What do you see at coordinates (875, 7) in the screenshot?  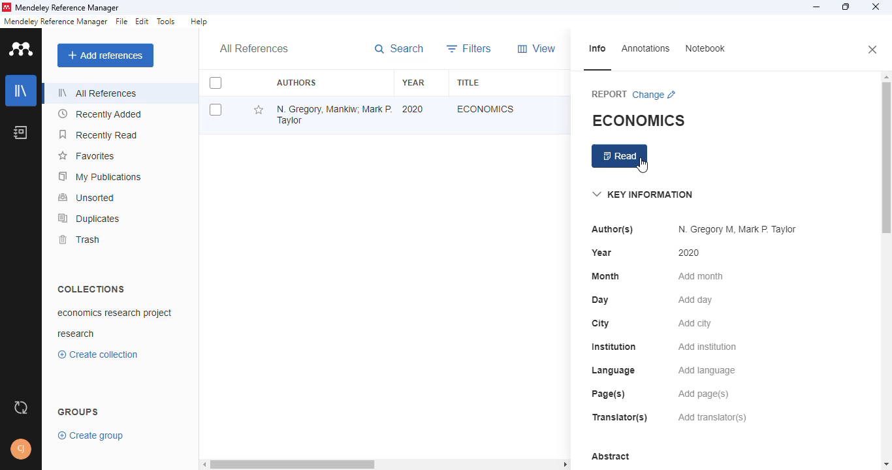 I see `close` at bounding box center [875, 7].